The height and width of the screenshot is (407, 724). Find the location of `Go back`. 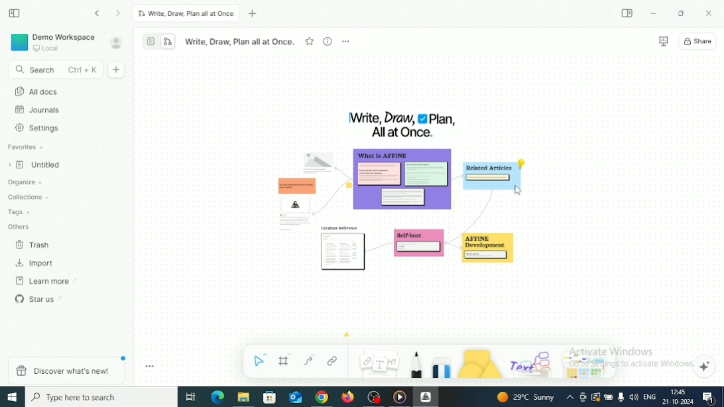

Go back is located at coordinates (98, 13).